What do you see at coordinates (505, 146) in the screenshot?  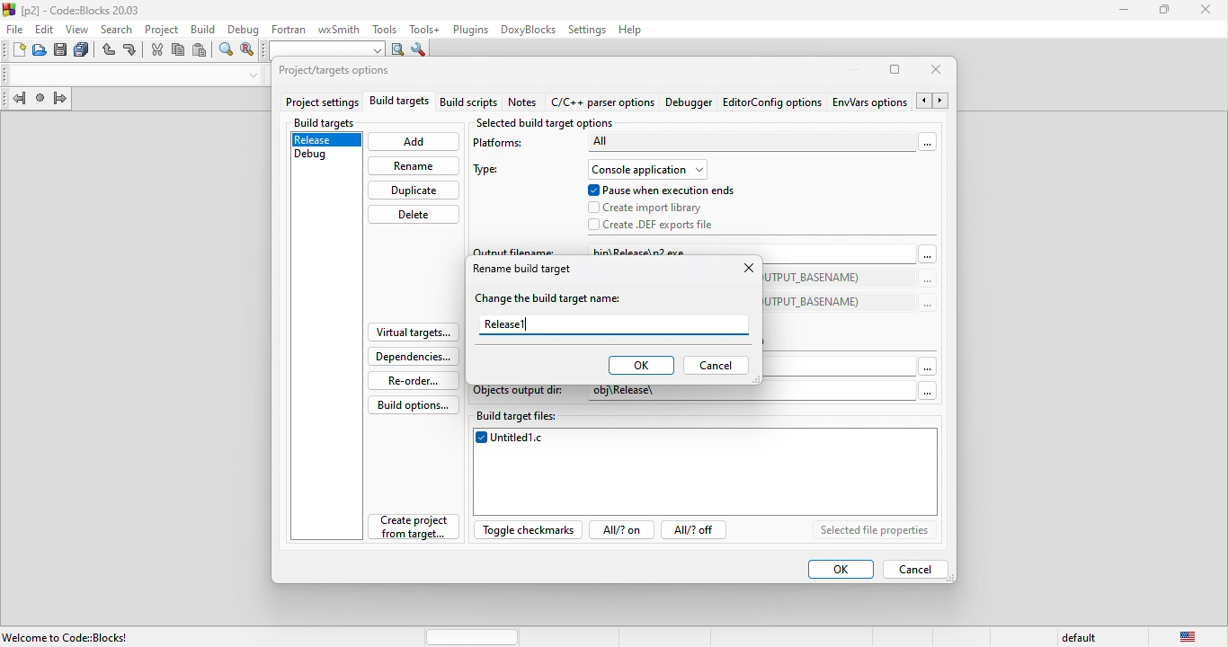 I see `platforms` at bounding box center [505, 146].